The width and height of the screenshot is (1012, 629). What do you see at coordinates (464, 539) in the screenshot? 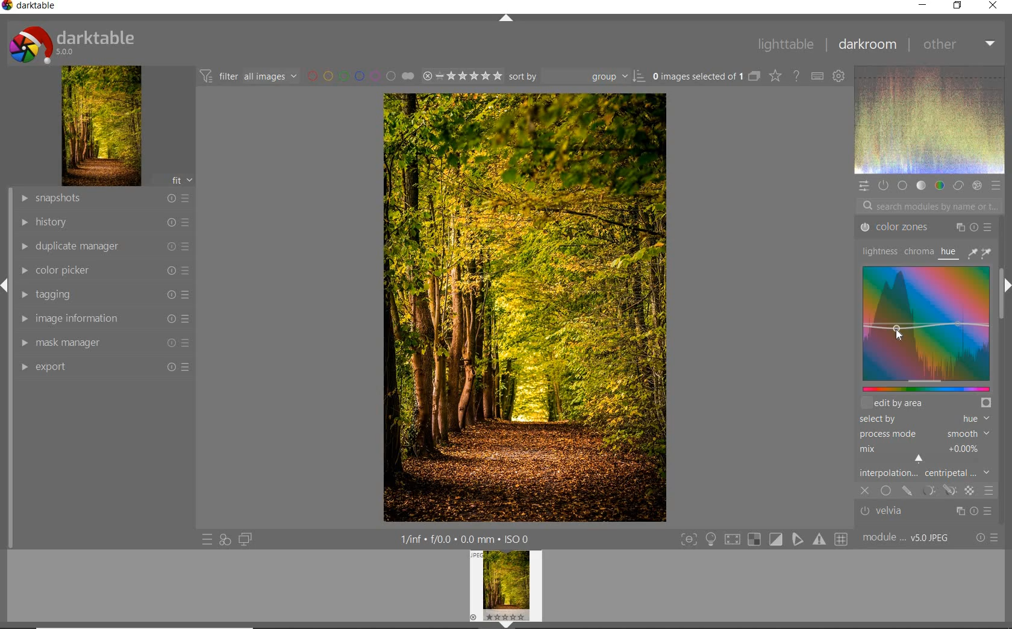
I see `OTHER INTERFACE DETAILS` at bounding box center [464, 539].